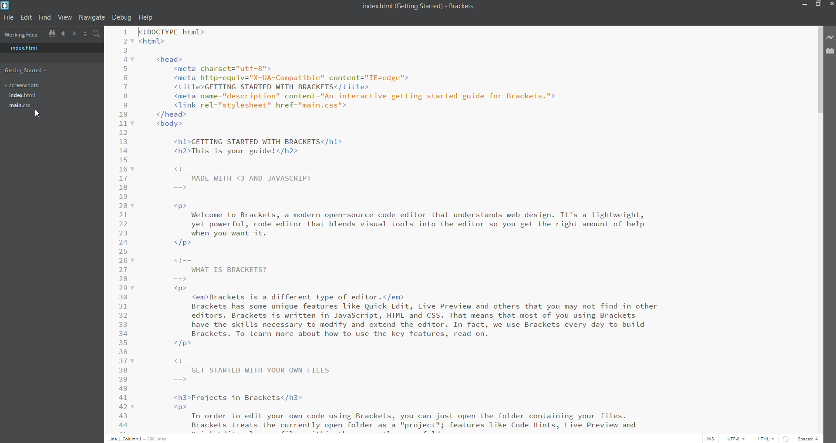 This screenshot has width=836, height=443. I want to click on encoding: UTF-8, so click(737, 438).